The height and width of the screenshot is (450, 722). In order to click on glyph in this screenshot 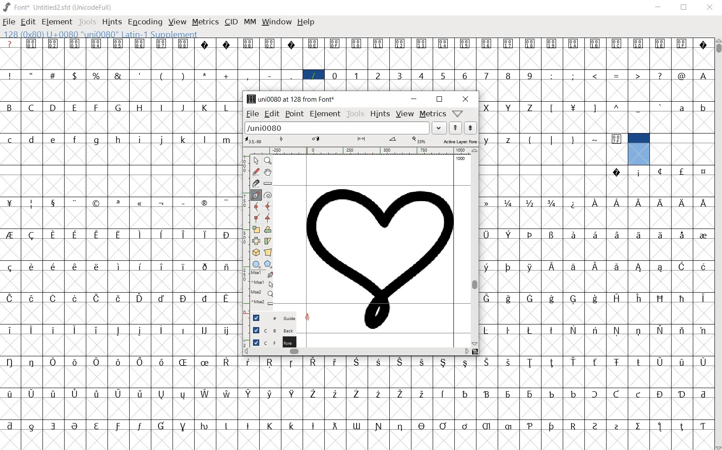, I will do `click(204, 267)`.